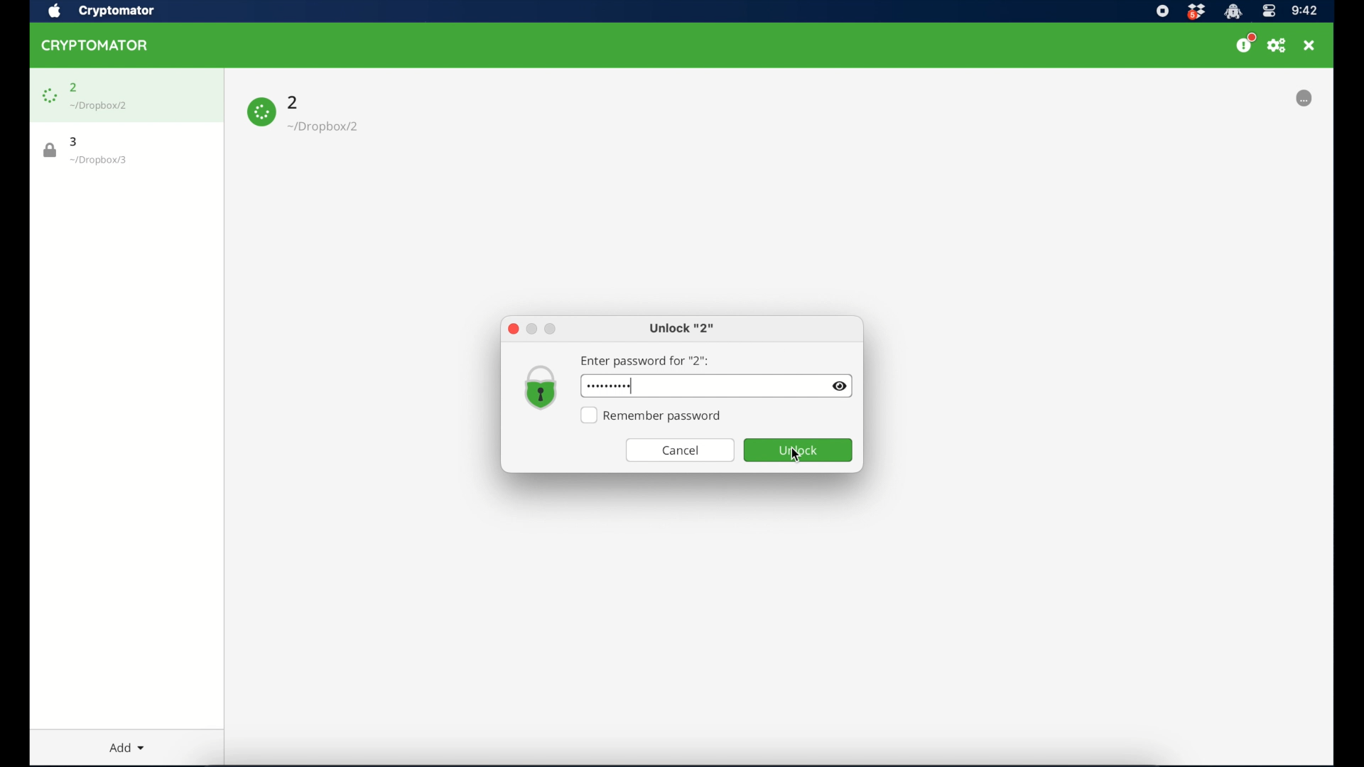 Image resolution: width=1364 pixels, height=767 pixels. Describe the element at coordinates (551, 329) in the screenshot. I see `maximize` at that location.